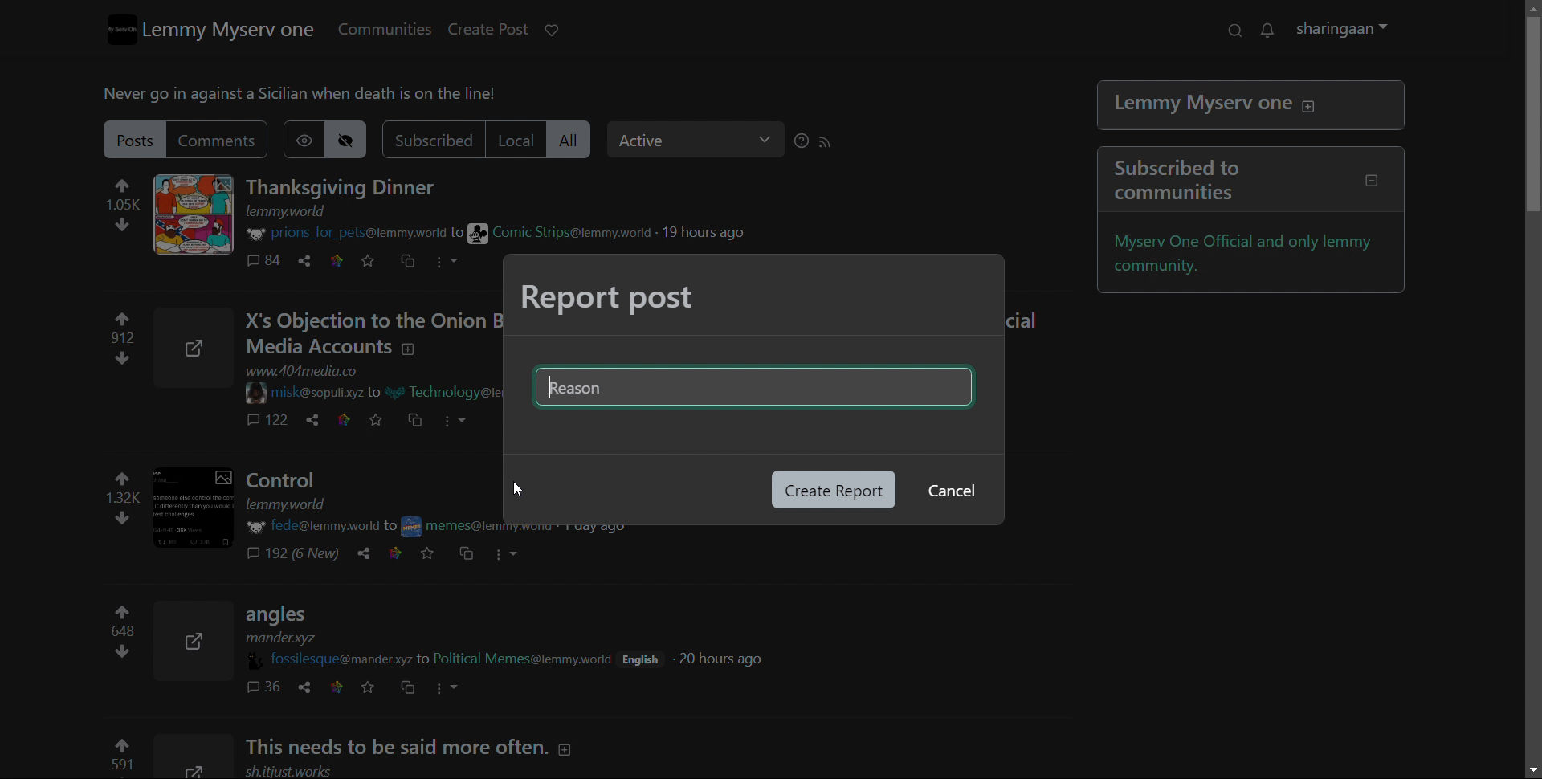 This screenshot has width=1542, height=779. I want to click on search, so click(1242, 31).